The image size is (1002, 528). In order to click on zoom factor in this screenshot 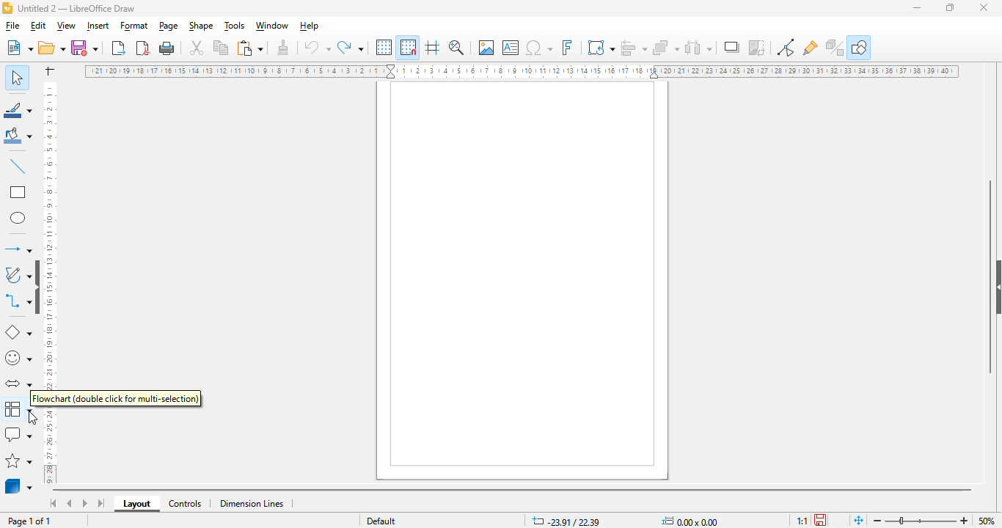, I will do `click(987, 520)`.